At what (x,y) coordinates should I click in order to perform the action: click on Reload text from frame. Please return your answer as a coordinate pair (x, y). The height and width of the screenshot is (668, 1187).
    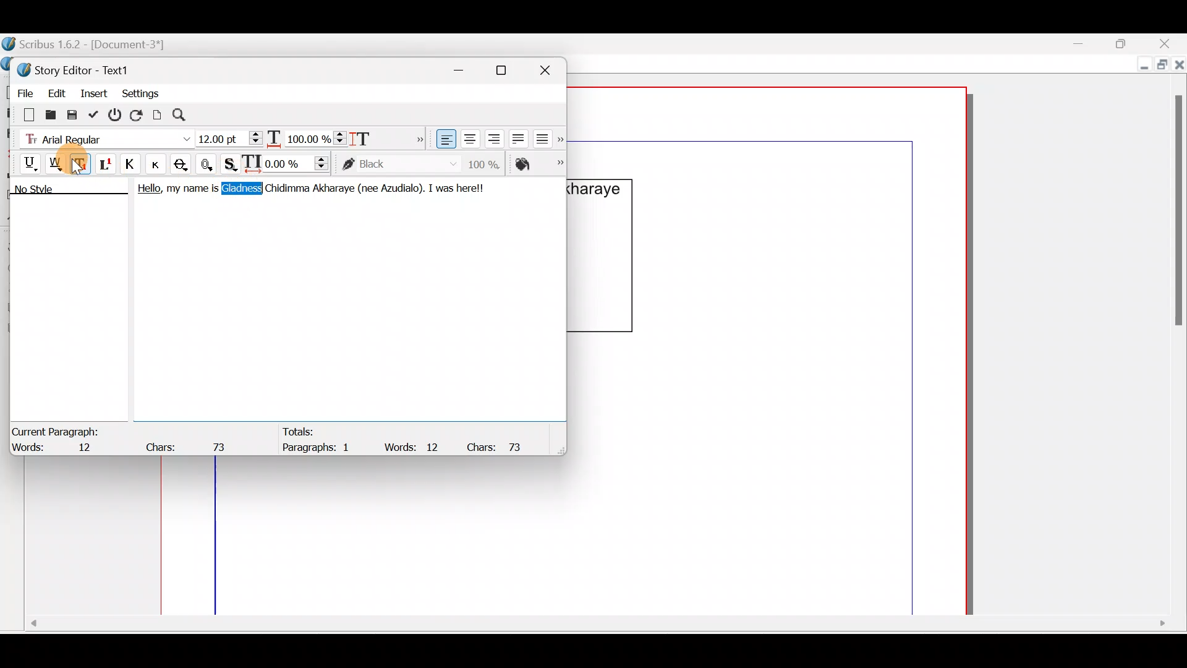
    Looking at the image, I should click on (138, 114).